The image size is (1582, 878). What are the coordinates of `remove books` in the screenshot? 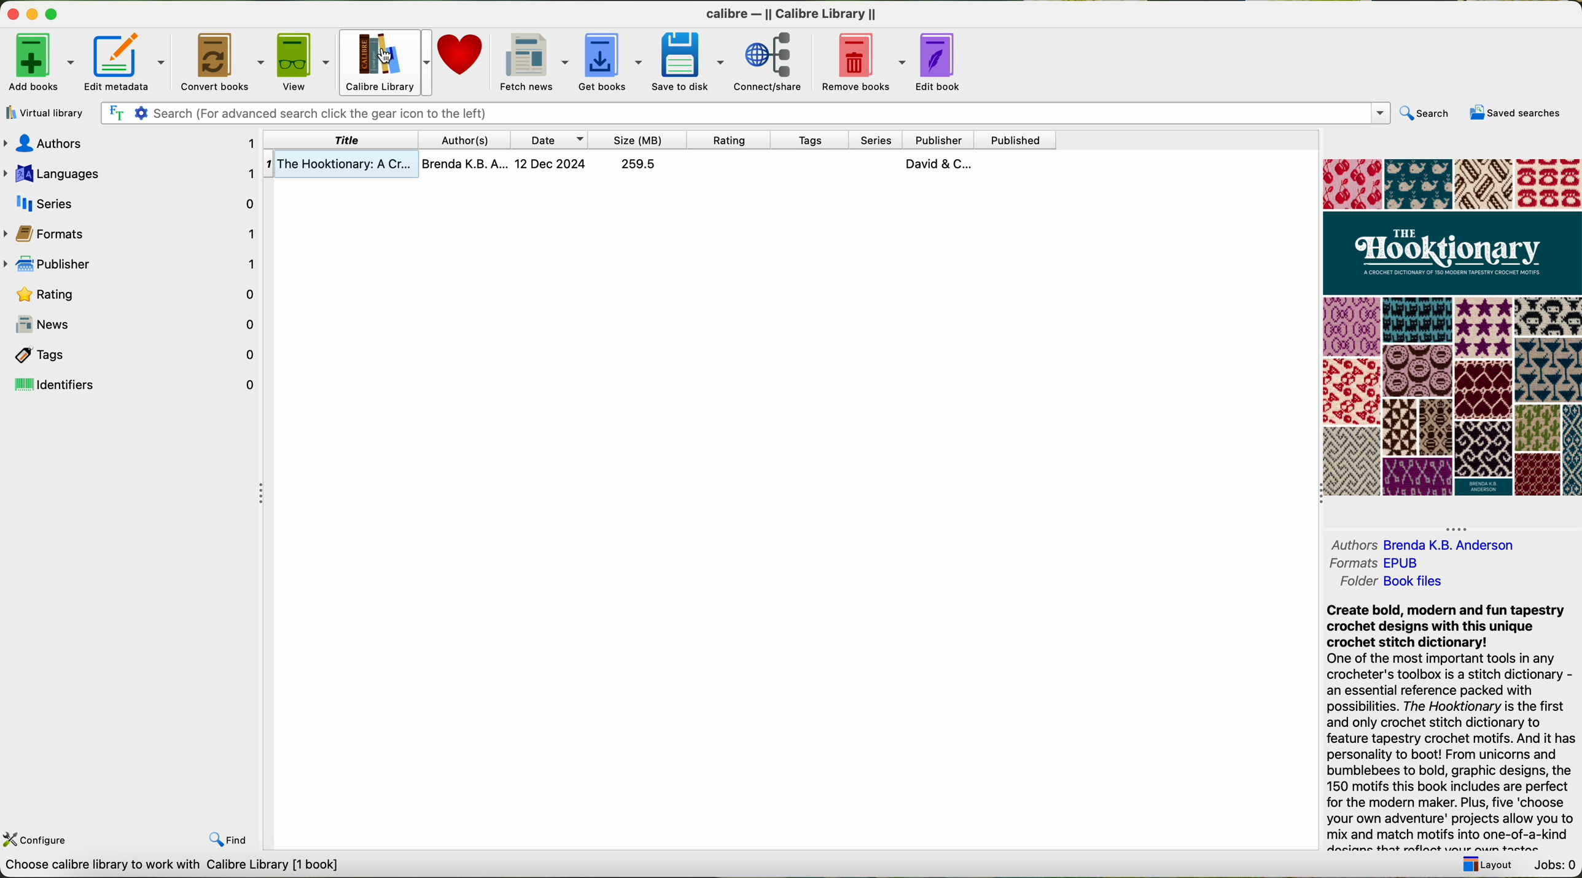 It's located at (866, 64).